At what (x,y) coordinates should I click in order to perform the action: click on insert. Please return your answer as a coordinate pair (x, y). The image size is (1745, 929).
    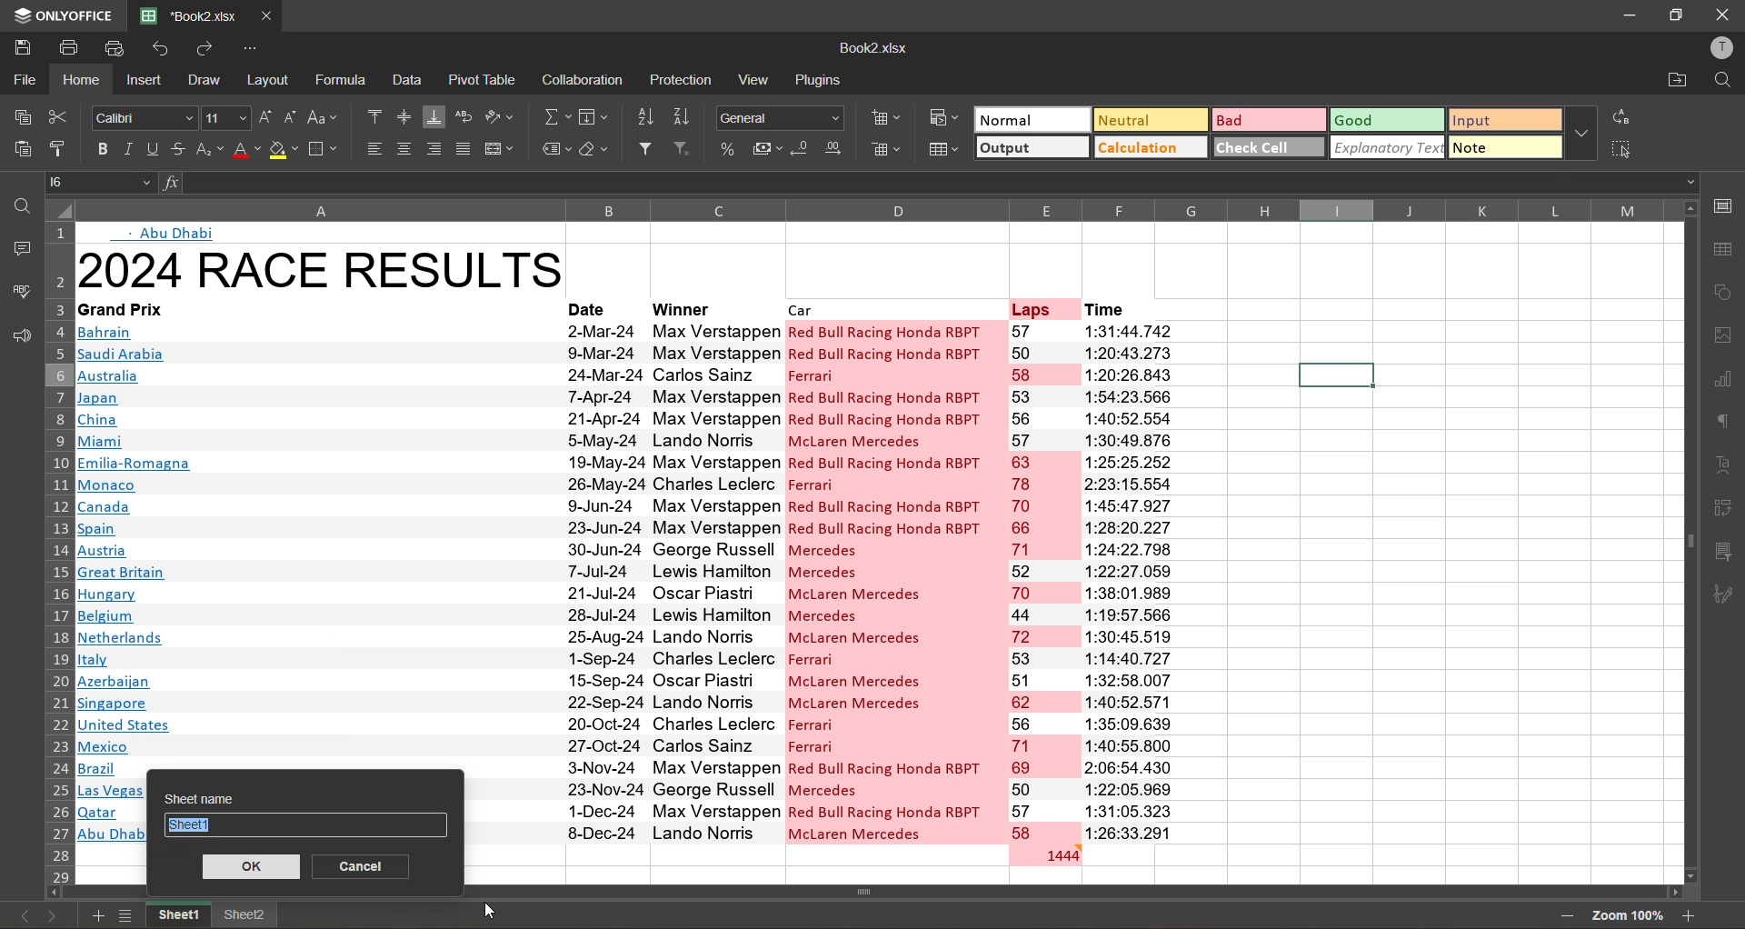
    Looking at the image, I should click on (143, 79).